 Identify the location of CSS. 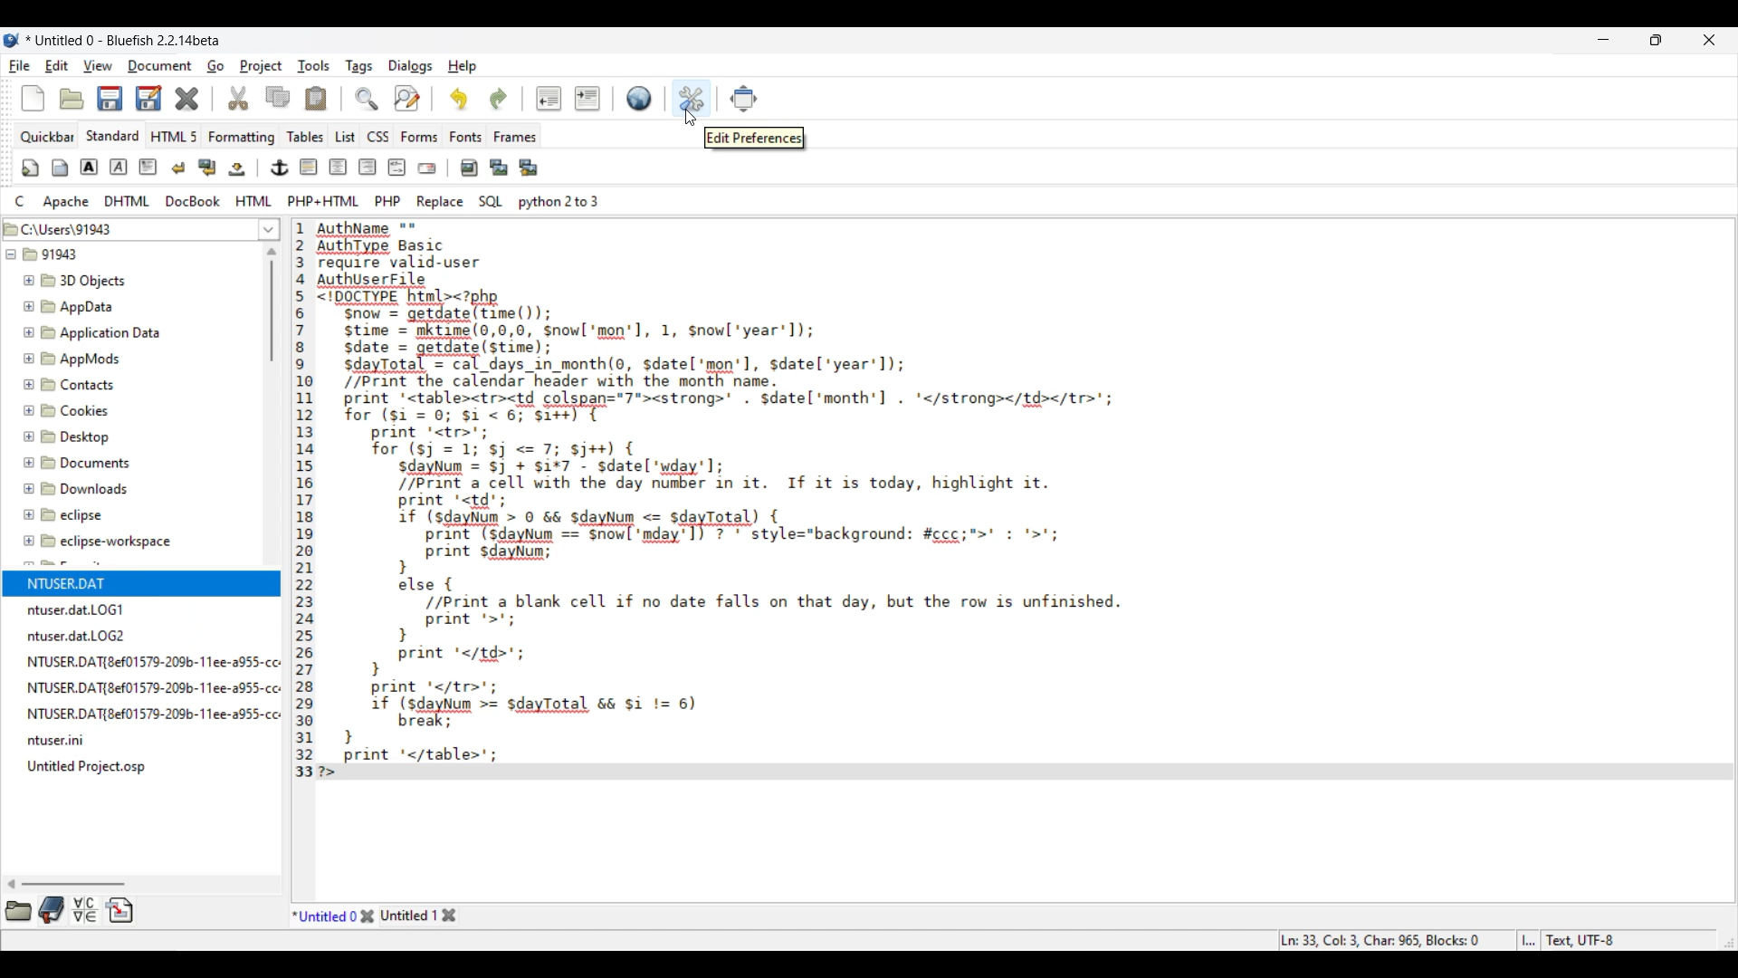
(378, 137).